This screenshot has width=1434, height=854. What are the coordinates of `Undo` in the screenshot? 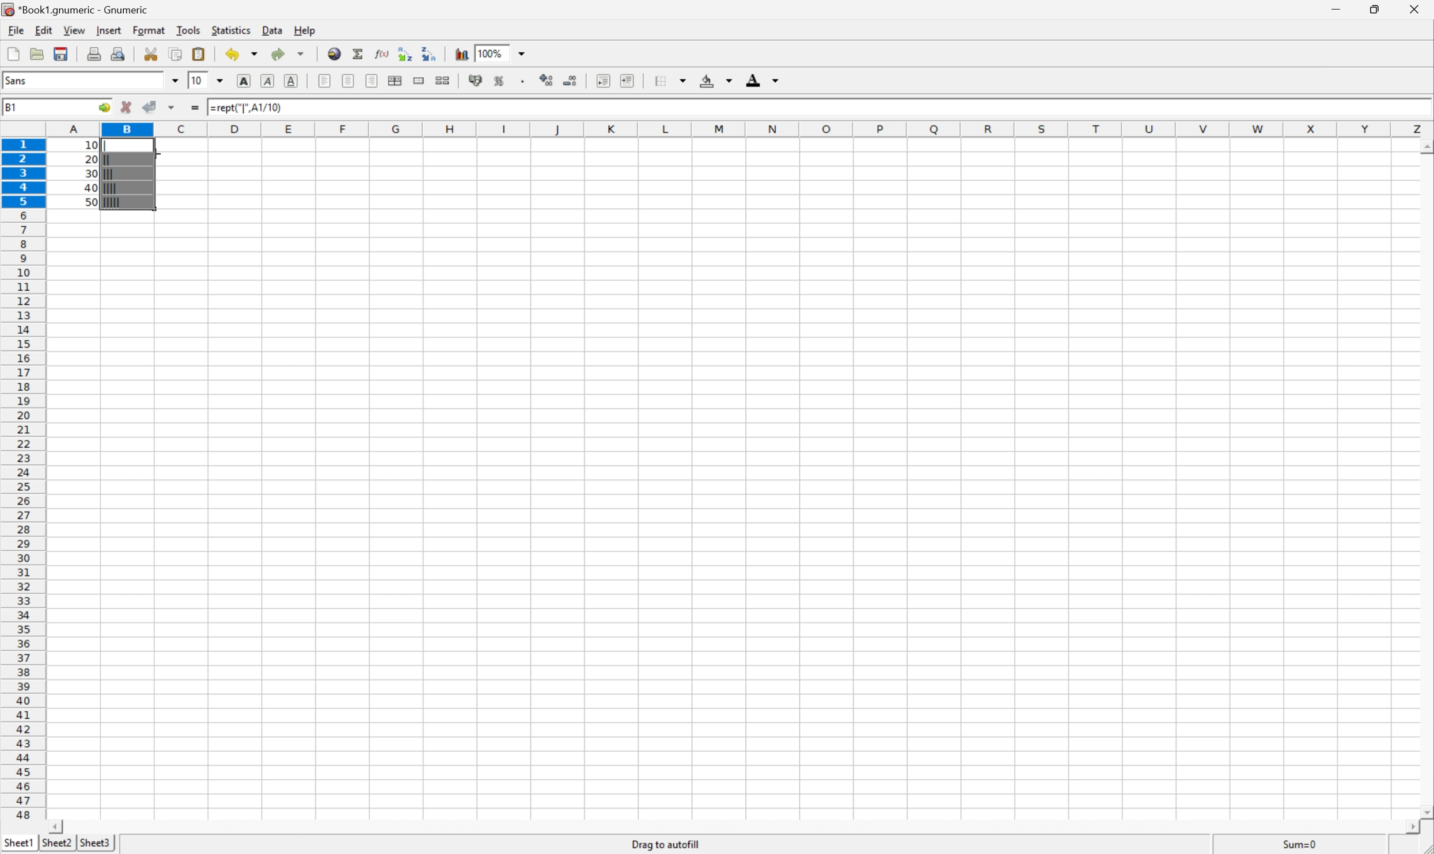 It's located at (241, 53).